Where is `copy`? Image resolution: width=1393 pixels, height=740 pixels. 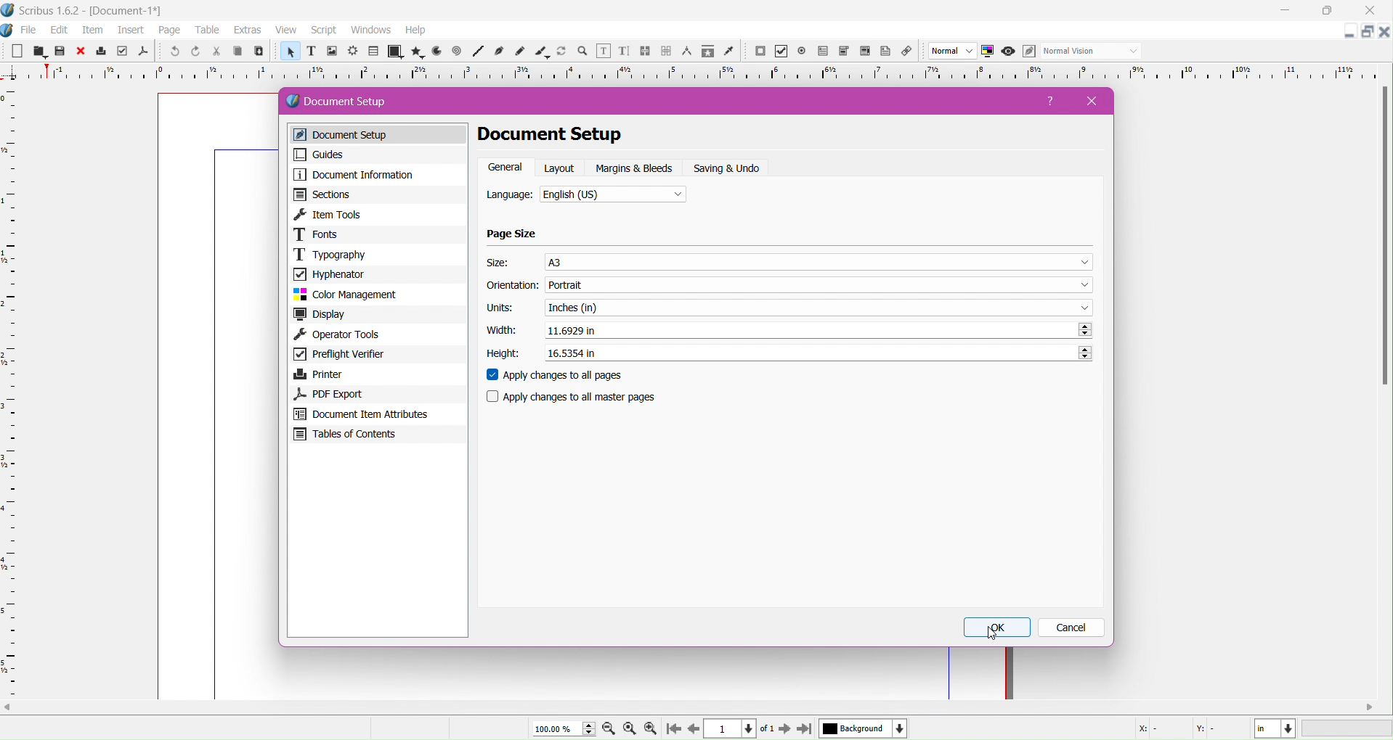
copy is located at coordinates (235, 52).